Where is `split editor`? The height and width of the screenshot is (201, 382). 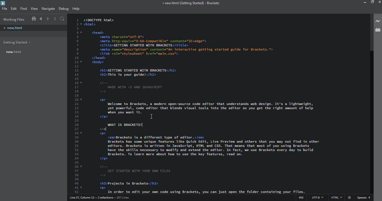 split editor is located at coordinates (55, 19).